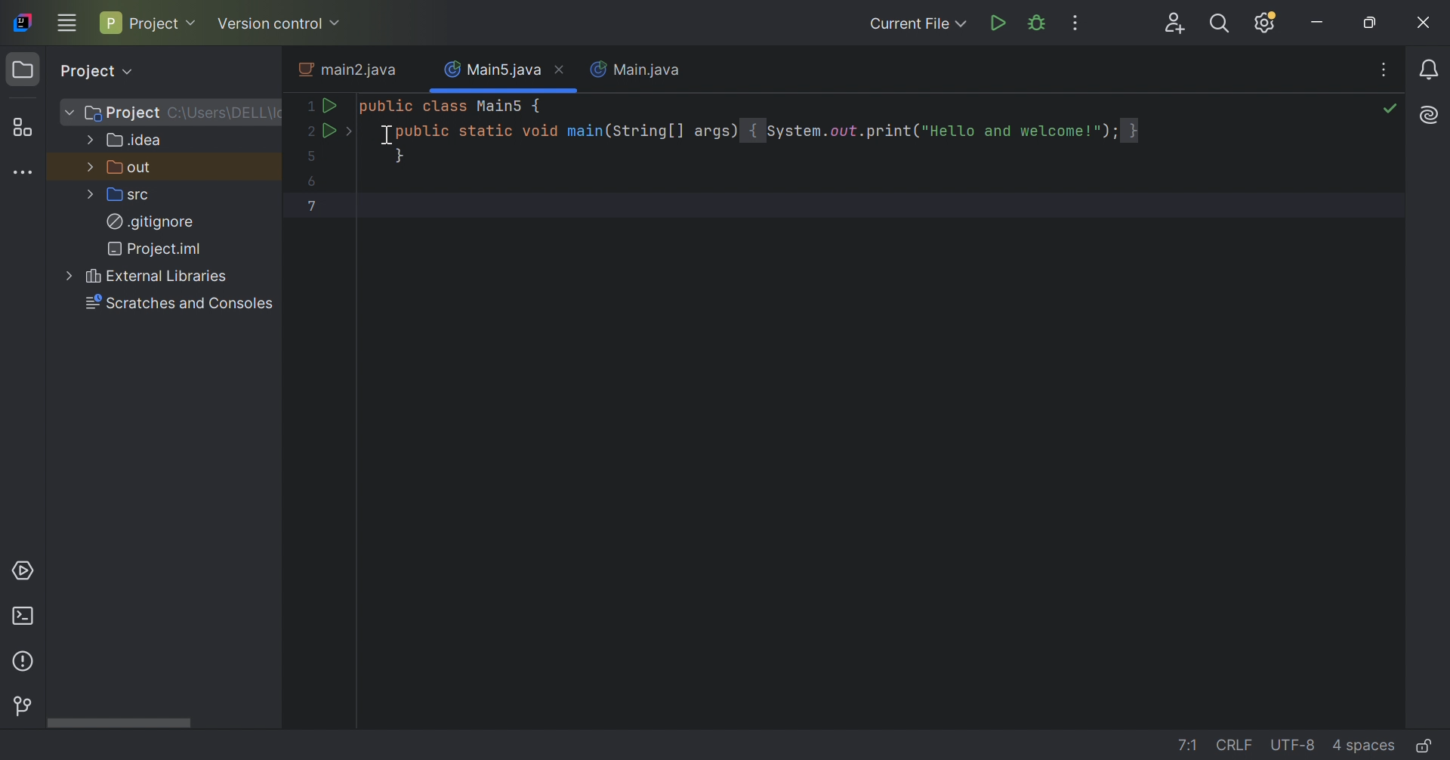 This screenshot has height=760, width=1450. Describe the element at coordinates (1038, 21) in the screenshot. I see `ebug` at that location.